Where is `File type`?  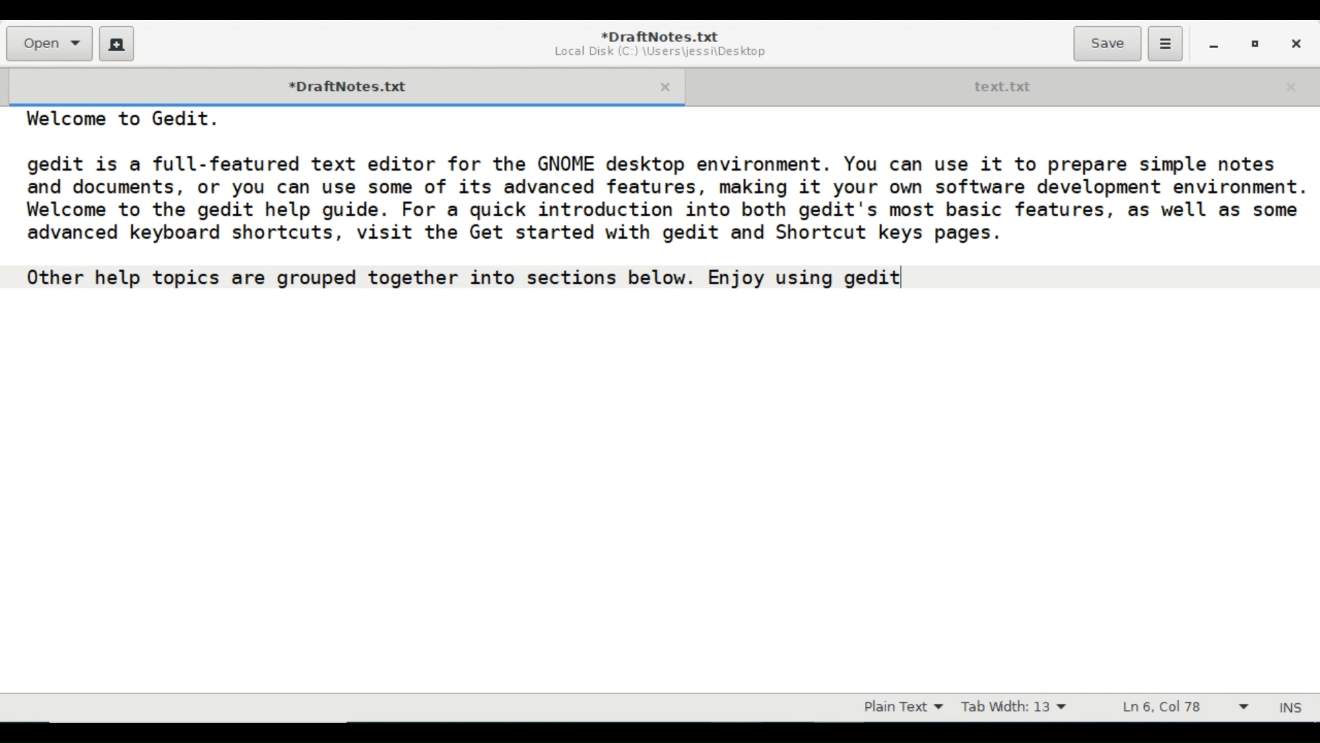
File type is located at coordinates (900, 707).